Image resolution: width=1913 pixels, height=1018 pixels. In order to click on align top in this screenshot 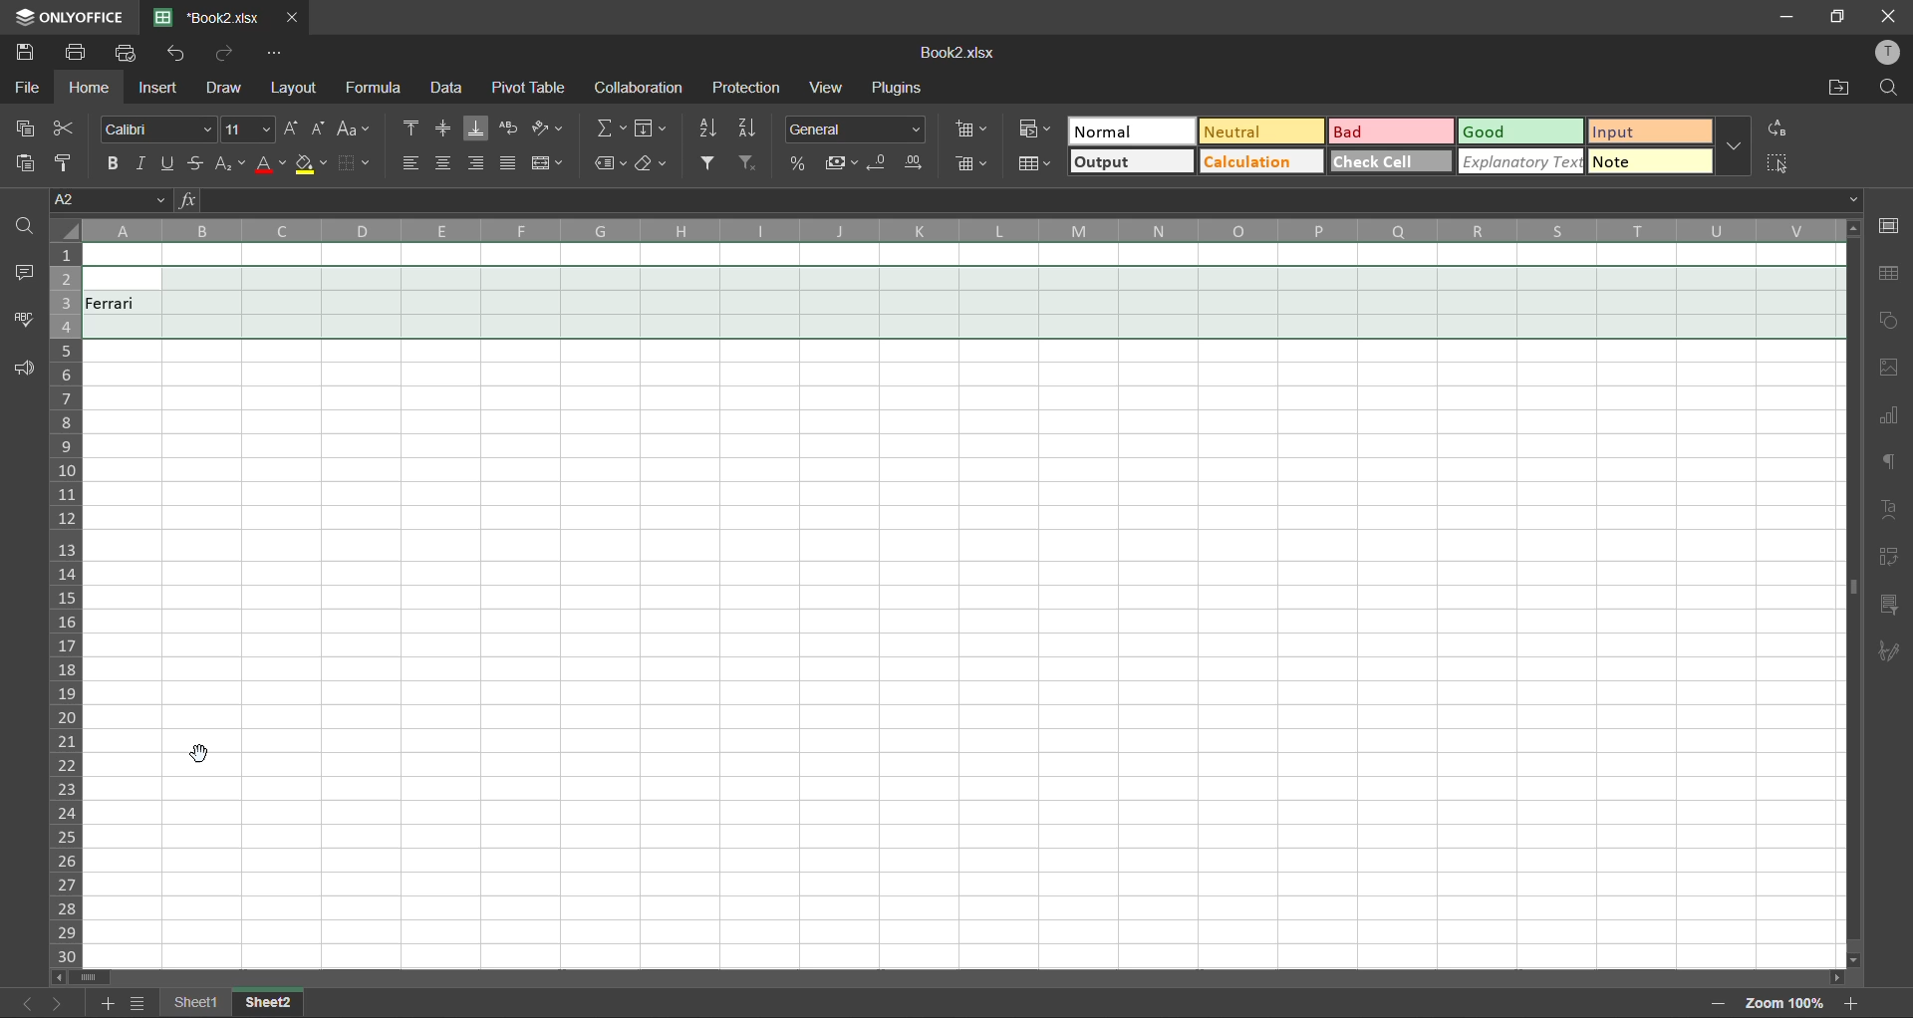, I will do `click(414, 127)`.